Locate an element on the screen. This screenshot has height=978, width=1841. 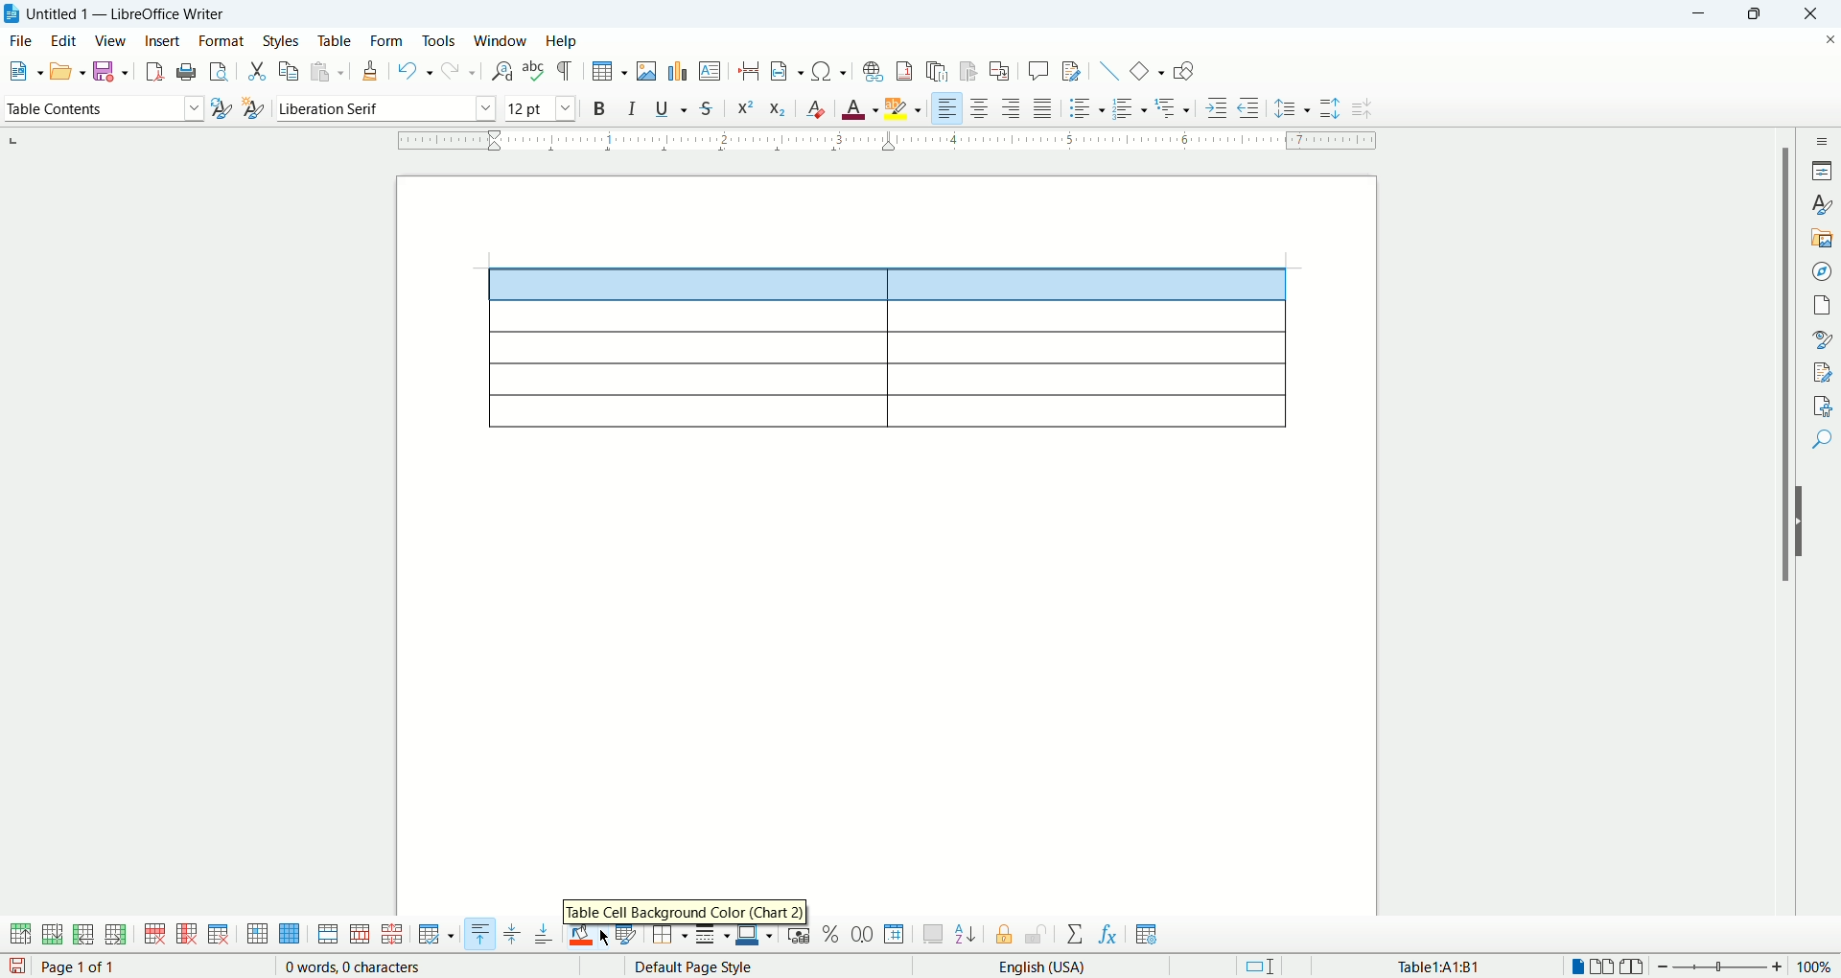
insert cross references is located at coordinates (1002, 72).